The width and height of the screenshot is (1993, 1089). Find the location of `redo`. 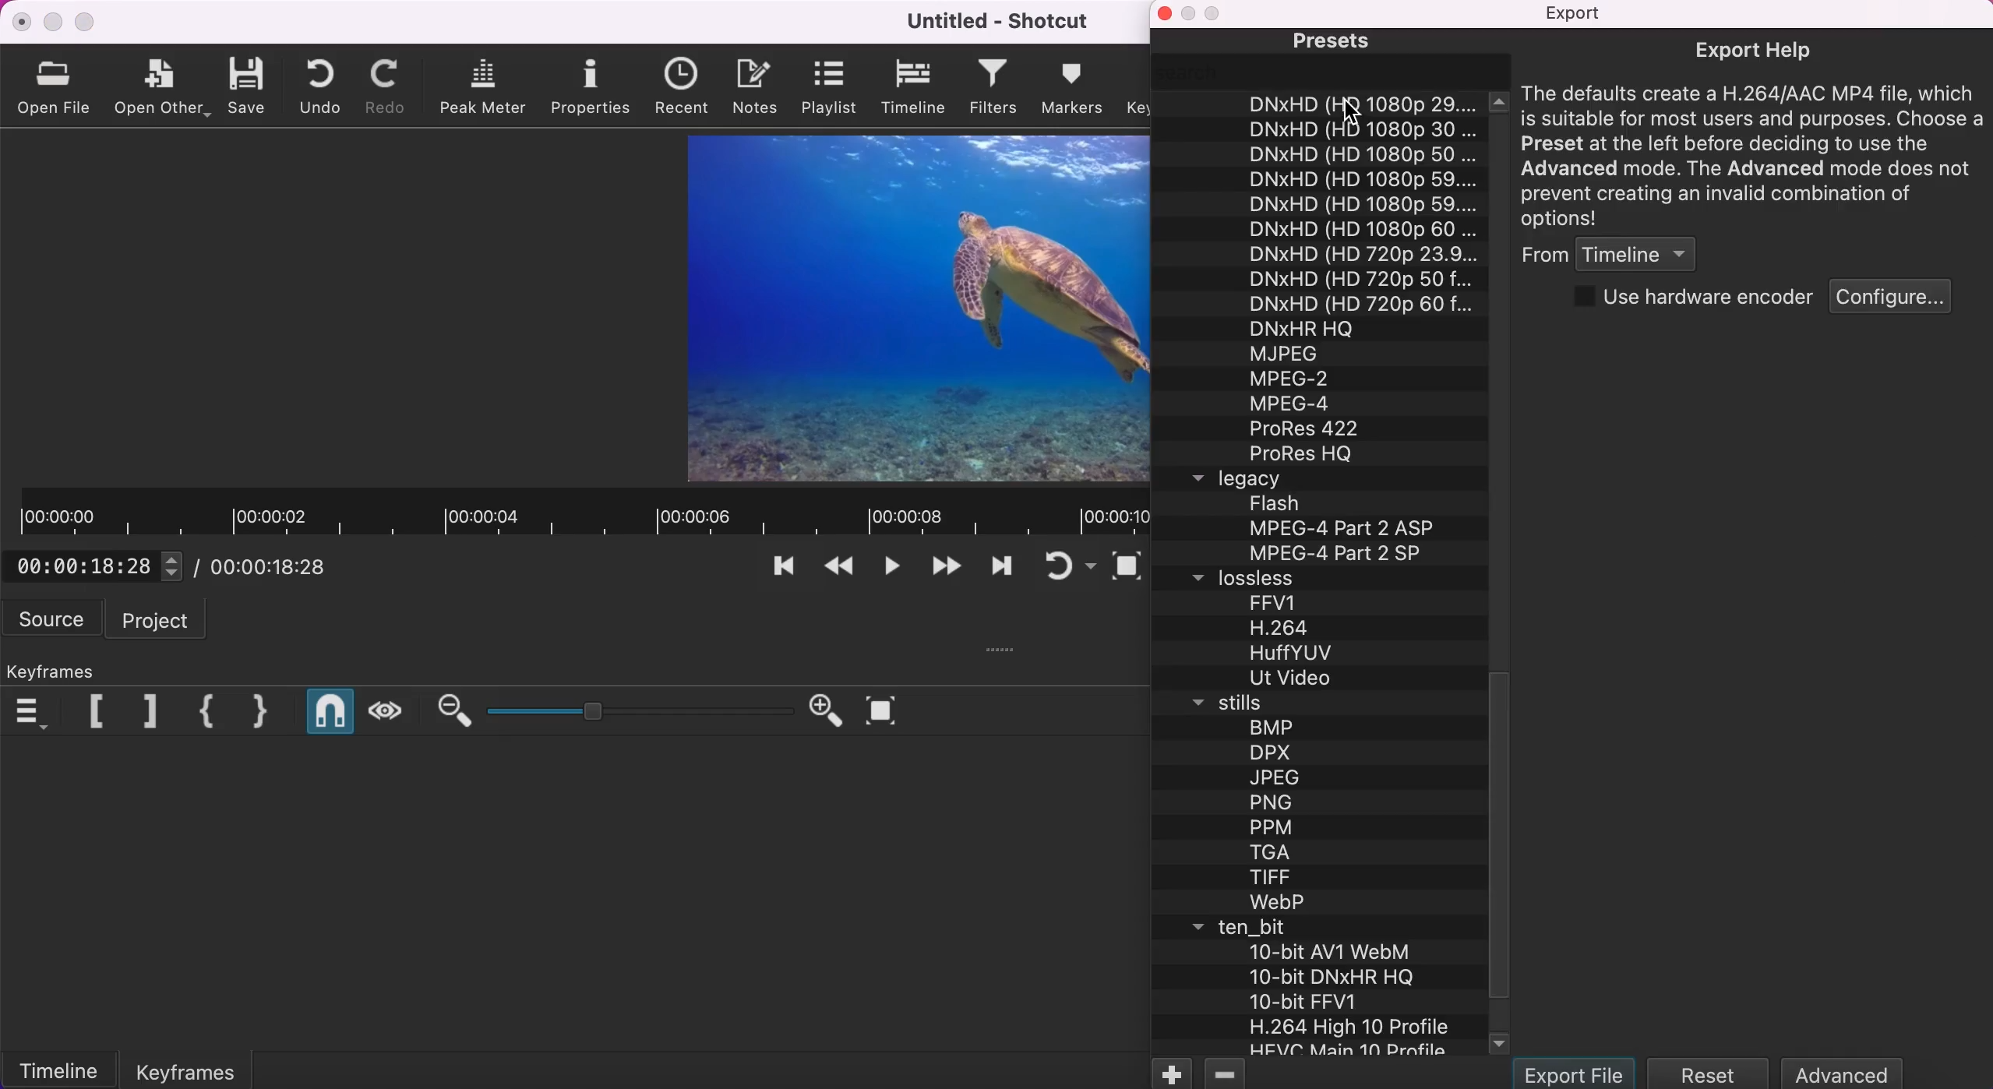

redo is located at coordinates (387, 85).